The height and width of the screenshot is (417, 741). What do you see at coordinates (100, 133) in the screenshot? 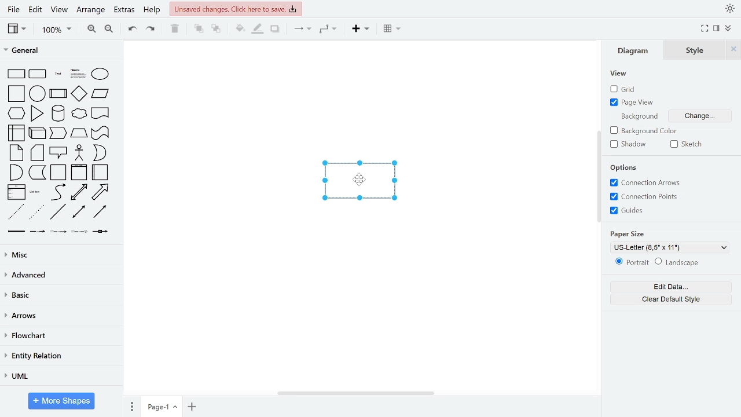
I see `general shapes` at bounding box center [100, 133].